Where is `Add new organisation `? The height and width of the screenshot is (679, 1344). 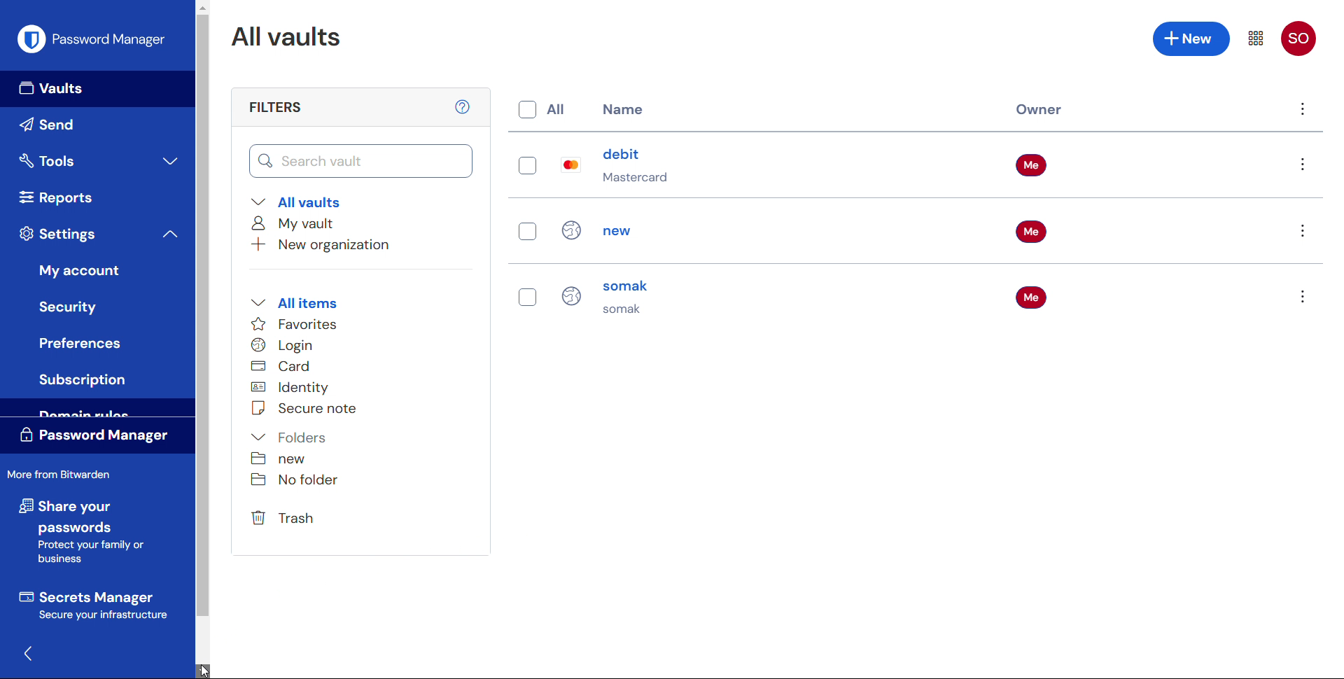 Add new organisation  is located at coordinates (330, 245).